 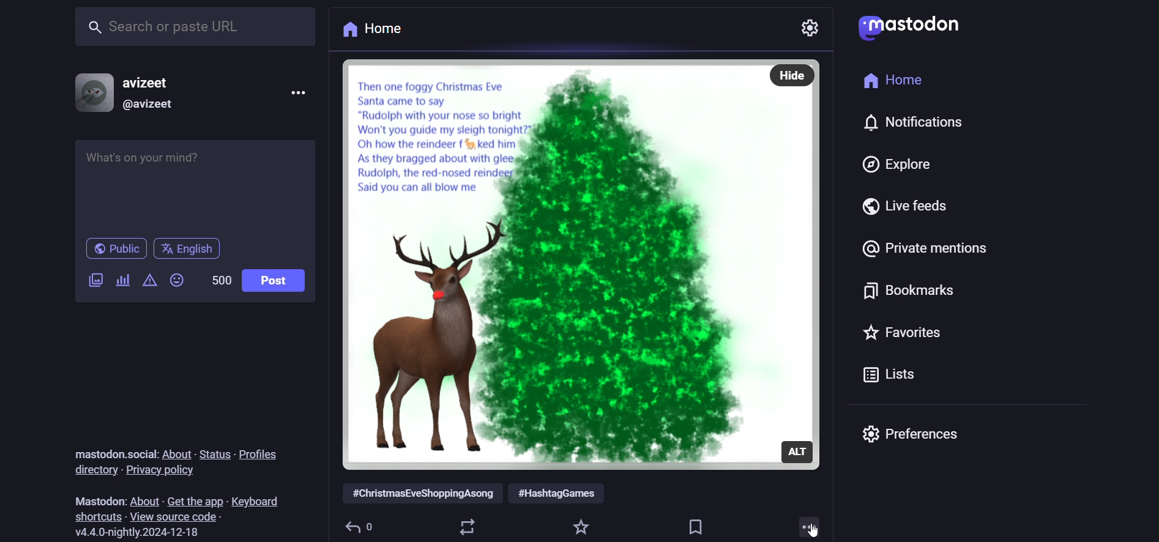 I want to click on logo, so click(x=916, y=29).